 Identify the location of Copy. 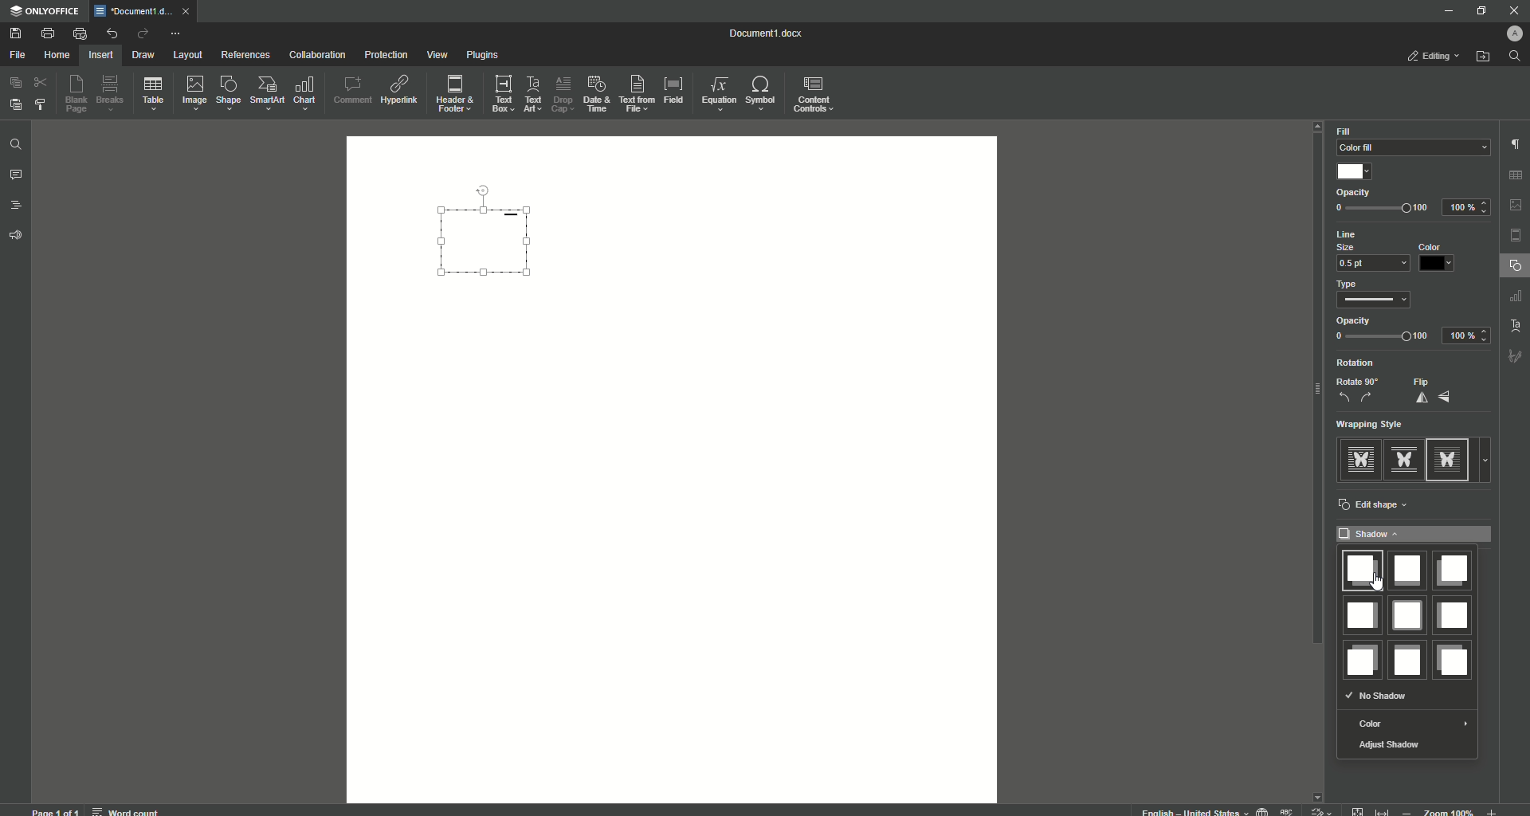
(16, 83).